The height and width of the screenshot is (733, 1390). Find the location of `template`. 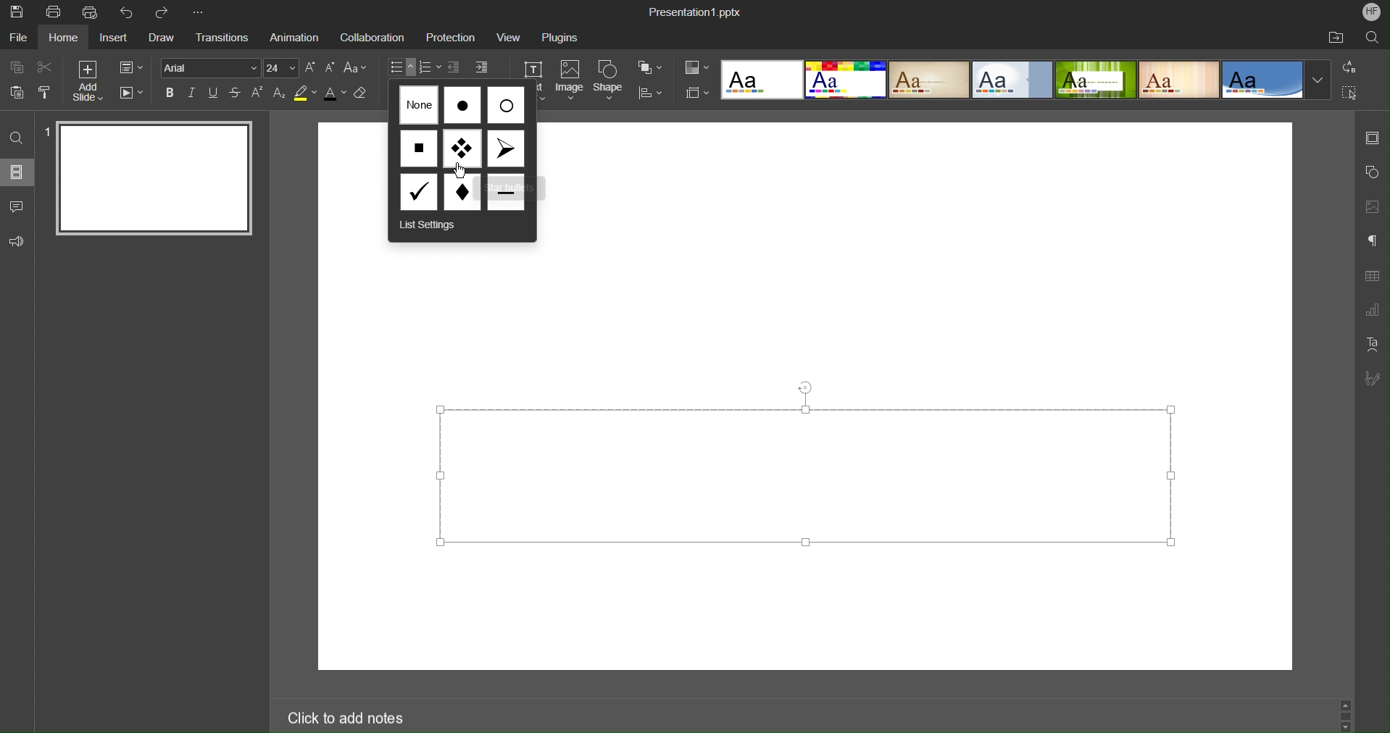

template is located at coordinates (928, 80).